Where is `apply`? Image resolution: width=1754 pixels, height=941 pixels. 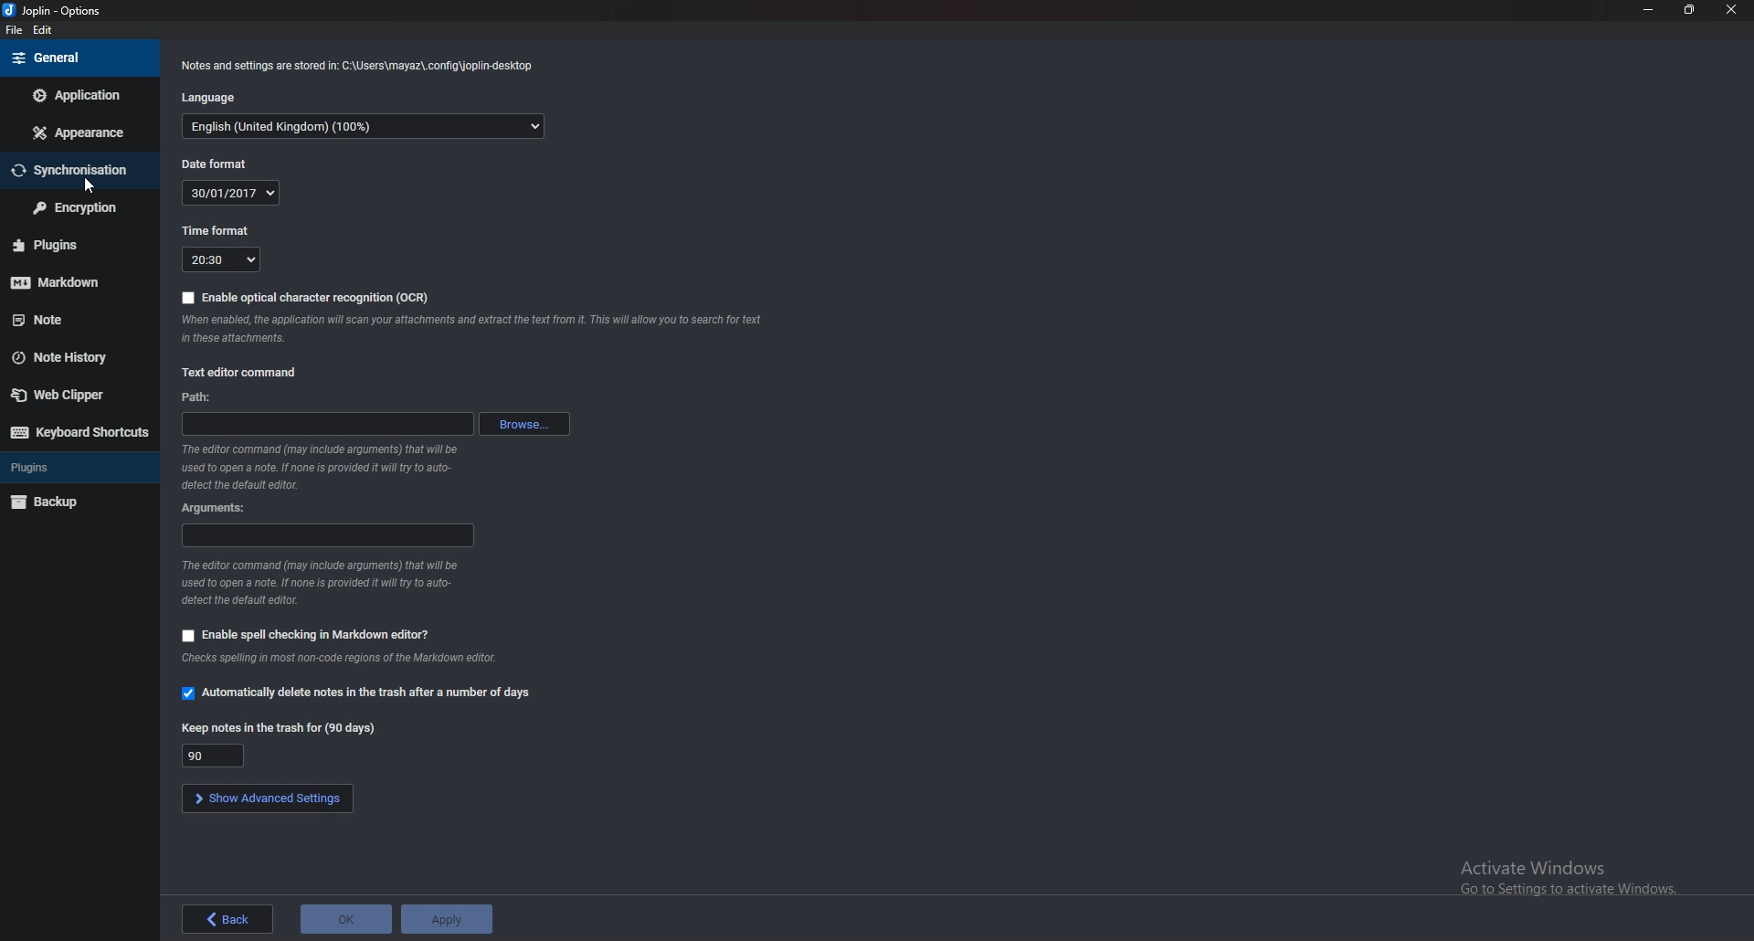
apply is located at coordinates (447, 916).